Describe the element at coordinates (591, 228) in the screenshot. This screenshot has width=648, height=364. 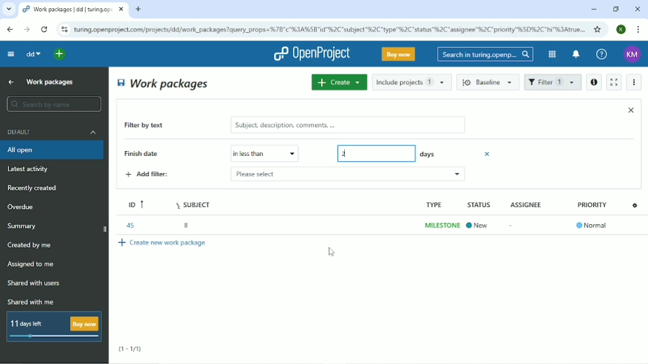
I see `®Normal` at that location.